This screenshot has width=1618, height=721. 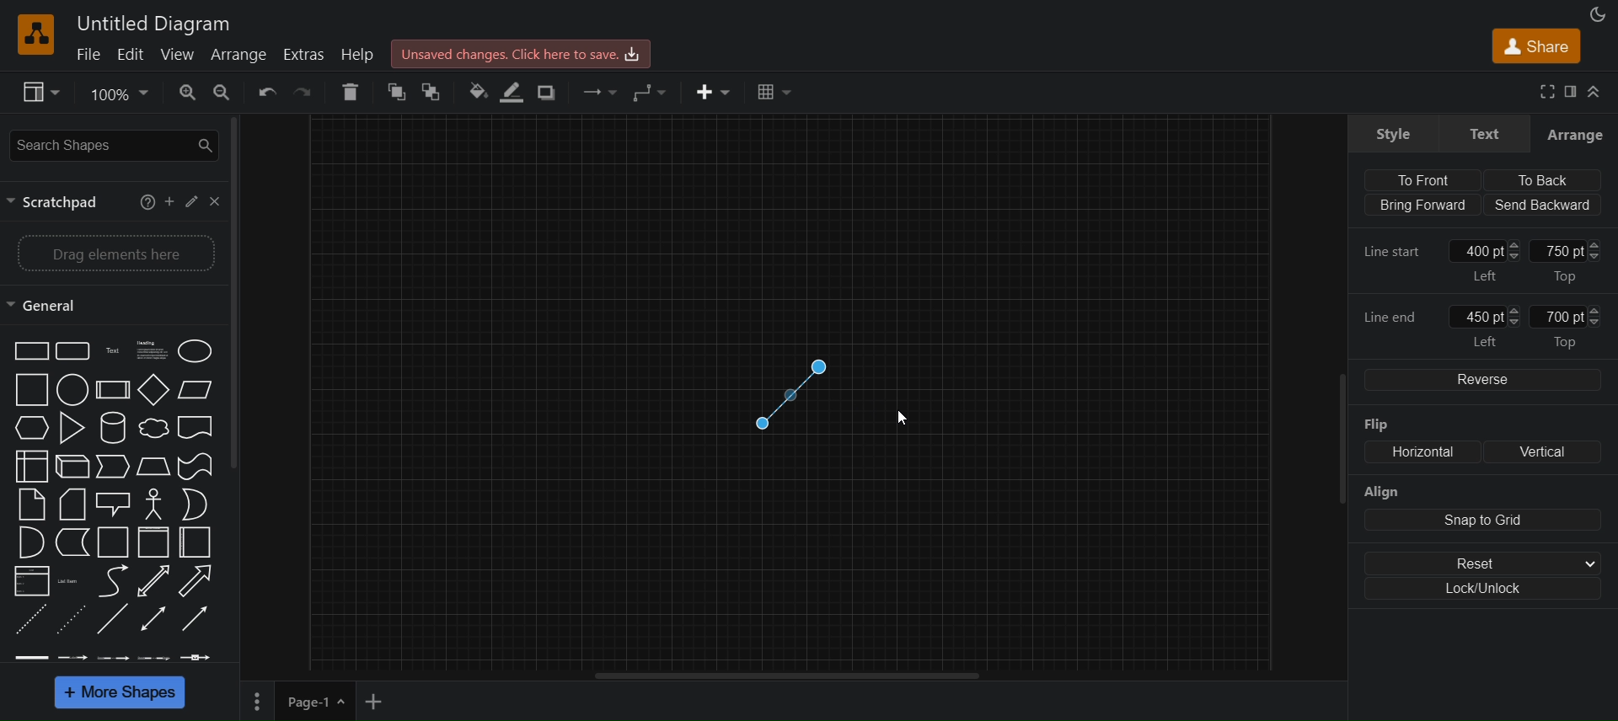 What do you see at coordinates (190, 201) in the screenshot?
I see `edit` at bounding box center [190, 201].